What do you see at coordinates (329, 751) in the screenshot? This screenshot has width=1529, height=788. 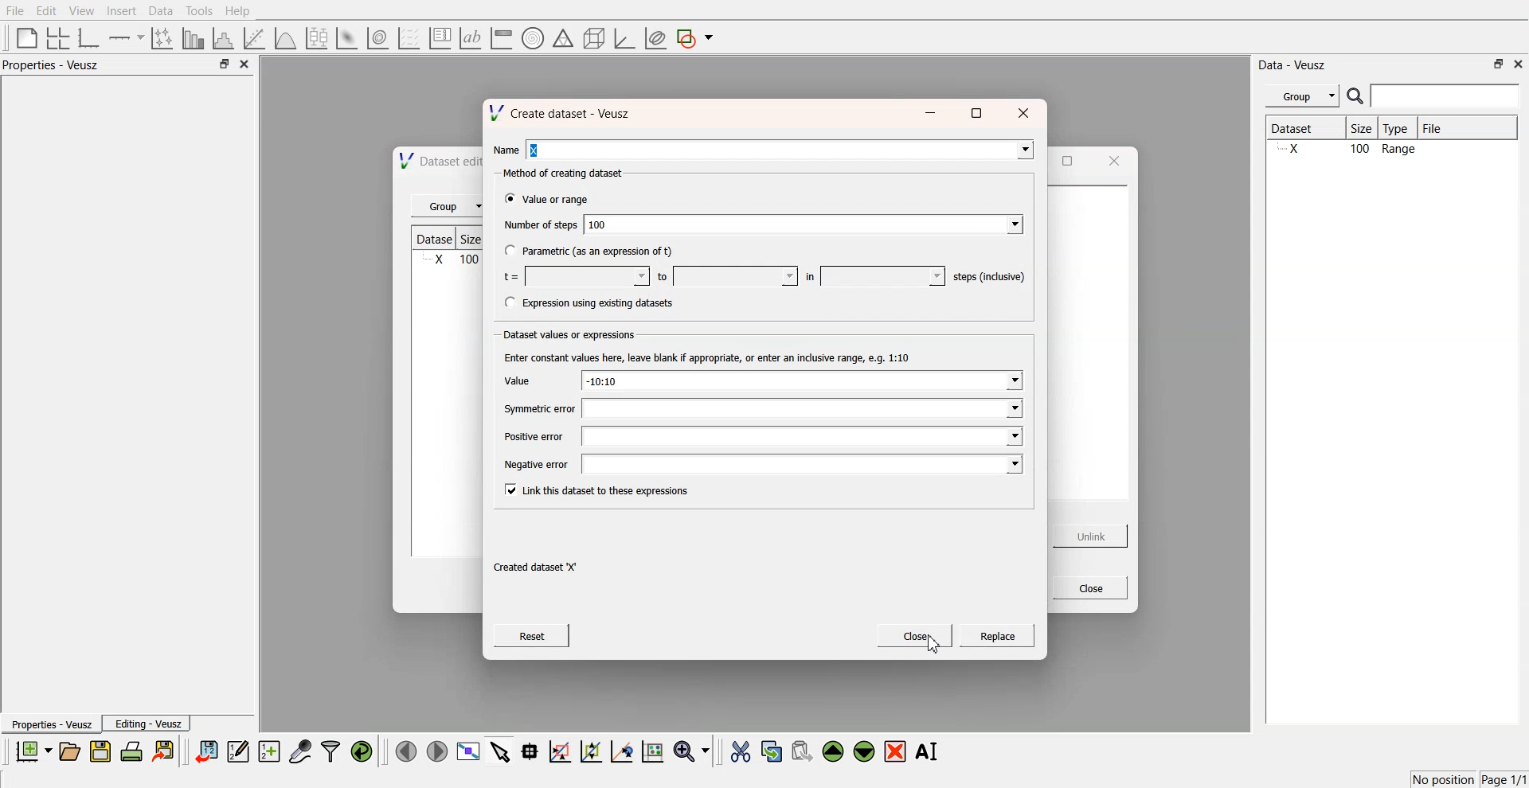 I see `filters` at bounding box center [329, 751].